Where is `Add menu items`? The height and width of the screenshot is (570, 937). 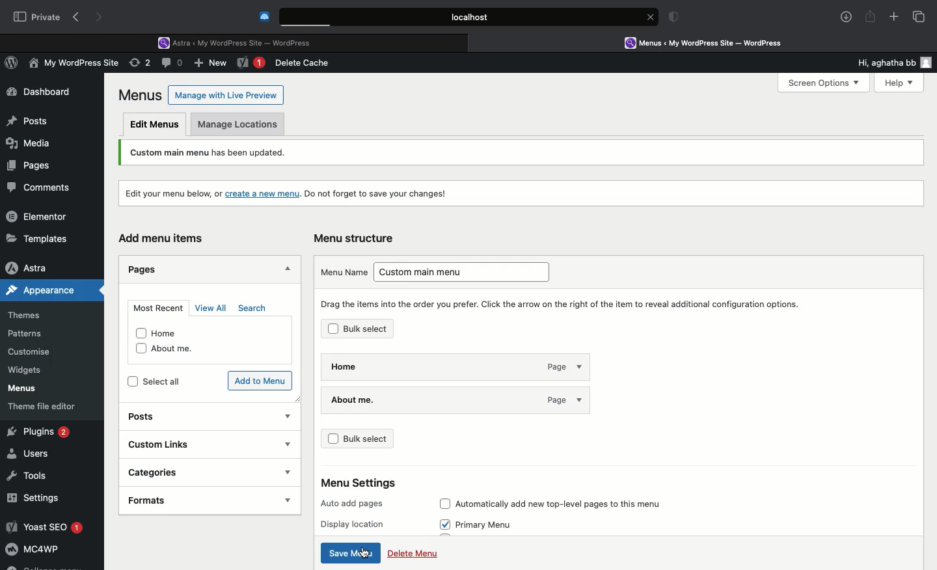
Add menu items is located at coordinates (161, 240).